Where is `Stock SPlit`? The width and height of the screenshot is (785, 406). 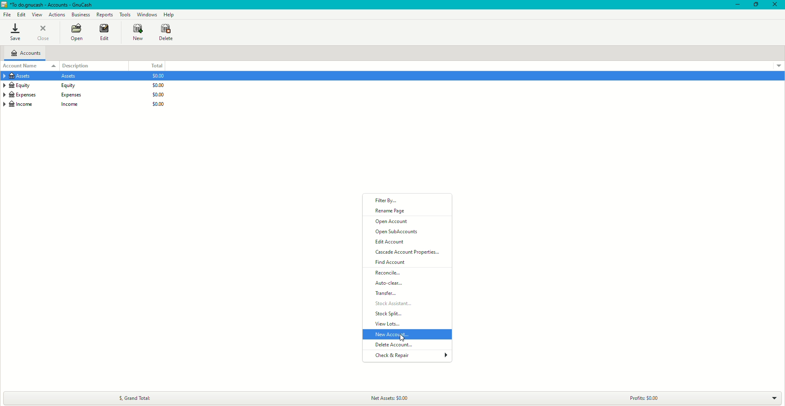
Stock SPlit is located at coordinates (388, 315).